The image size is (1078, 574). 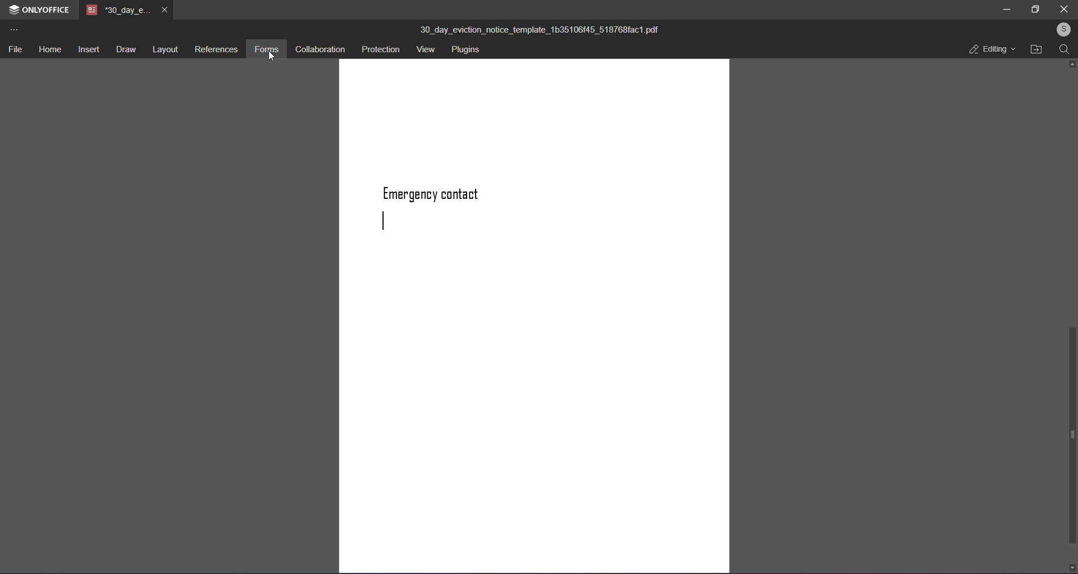 What do you see at coordinates (322, 50) in the screenshot?
I see `collaboration` at bounding box center [322, 50].